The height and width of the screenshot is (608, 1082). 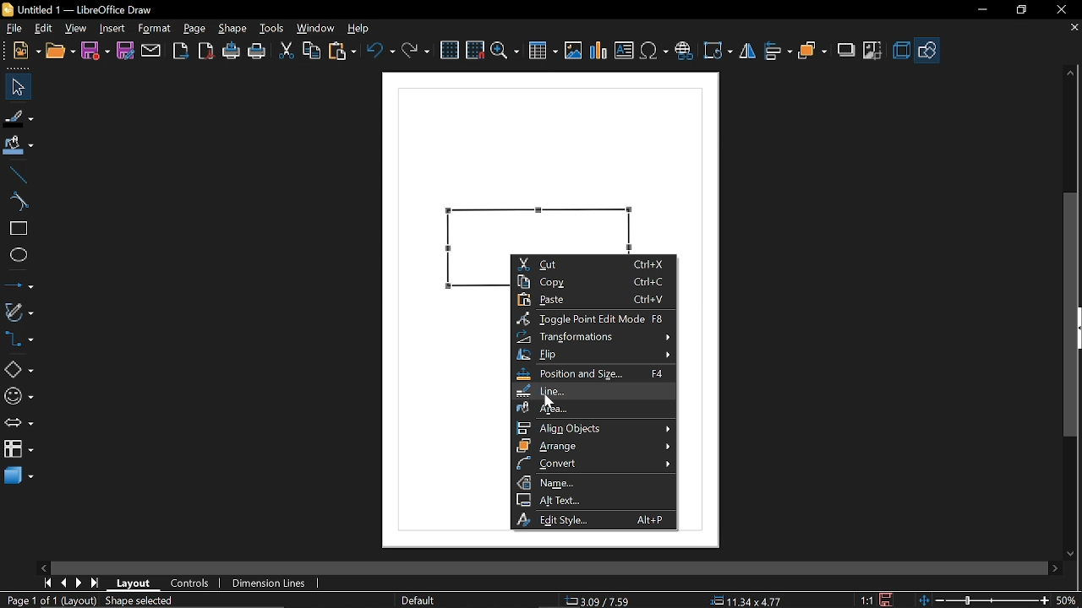 What do you see at coordinates (867, 600) in the screenshot?
I see `Scaling factor (1:1)` at bounding box center [867, 600].